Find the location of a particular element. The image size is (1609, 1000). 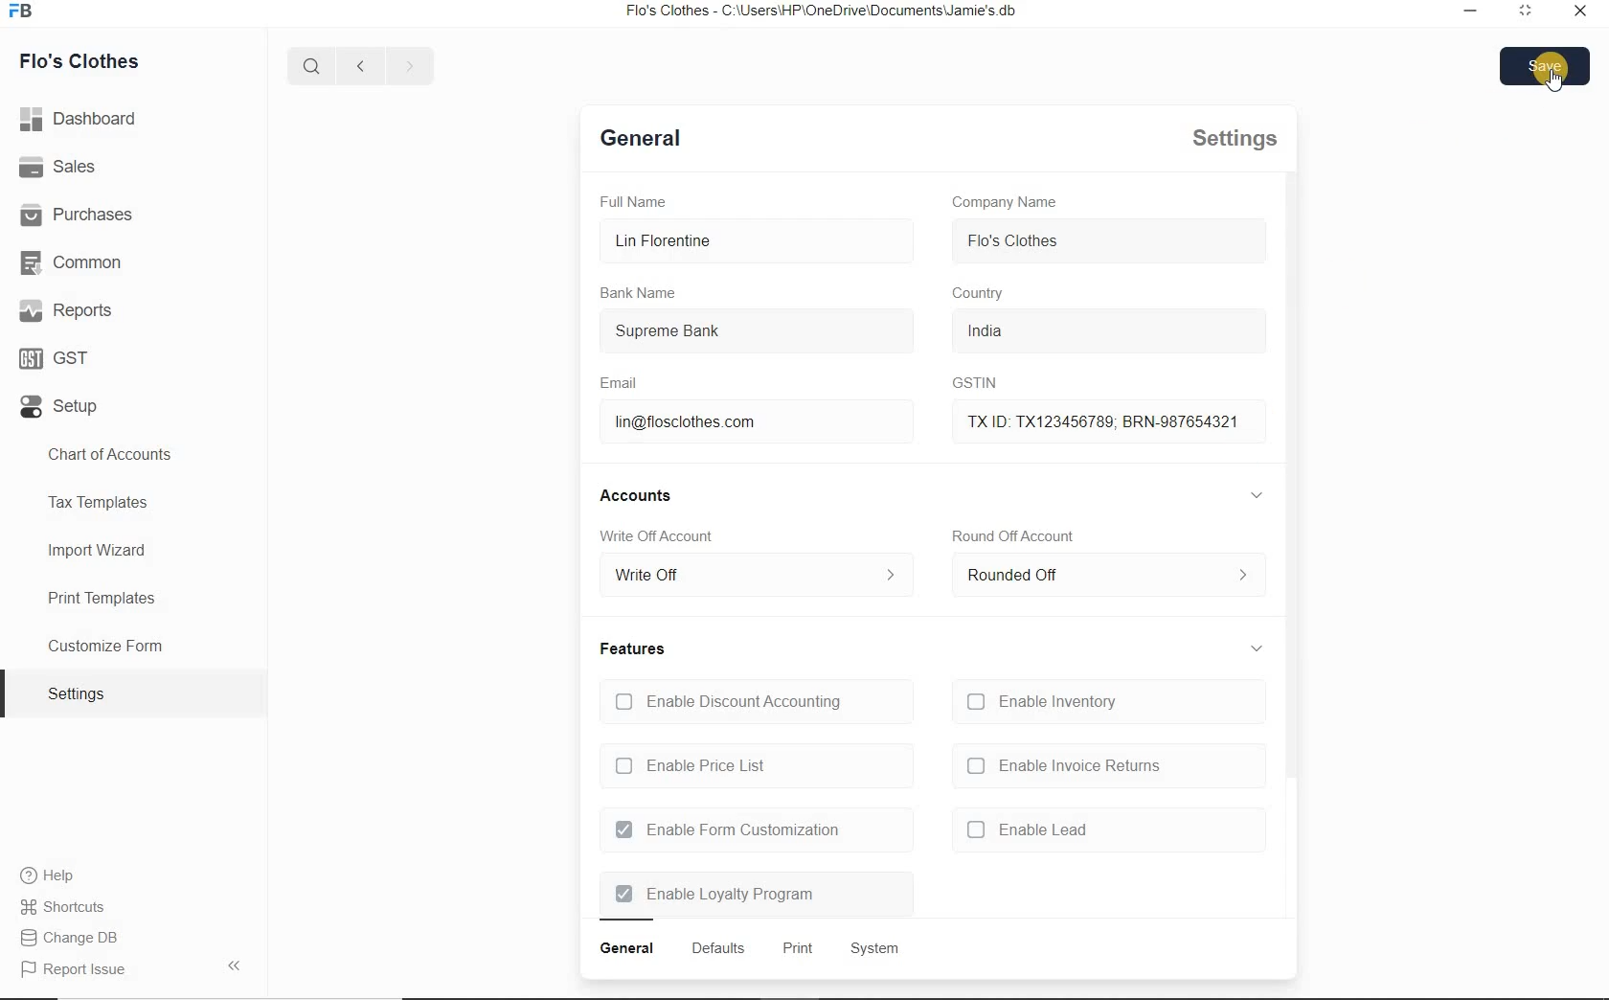

Write Off account is located at coordinates (662, 538).